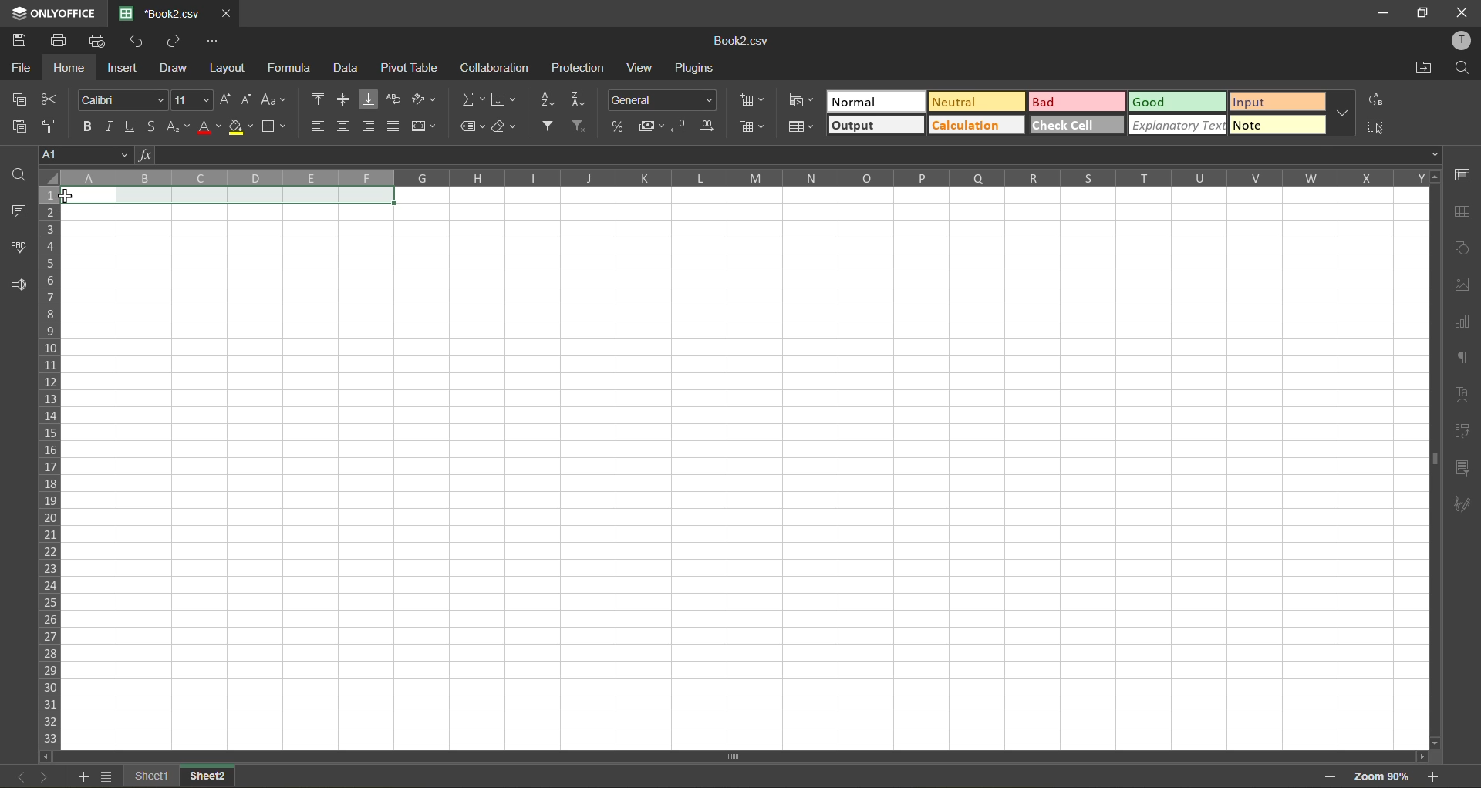 Image resolution: width=1481 pixels, height=788 pixels. Describe the element at coordinates (174, 69) in the screenshot. I see `draw` at that location.